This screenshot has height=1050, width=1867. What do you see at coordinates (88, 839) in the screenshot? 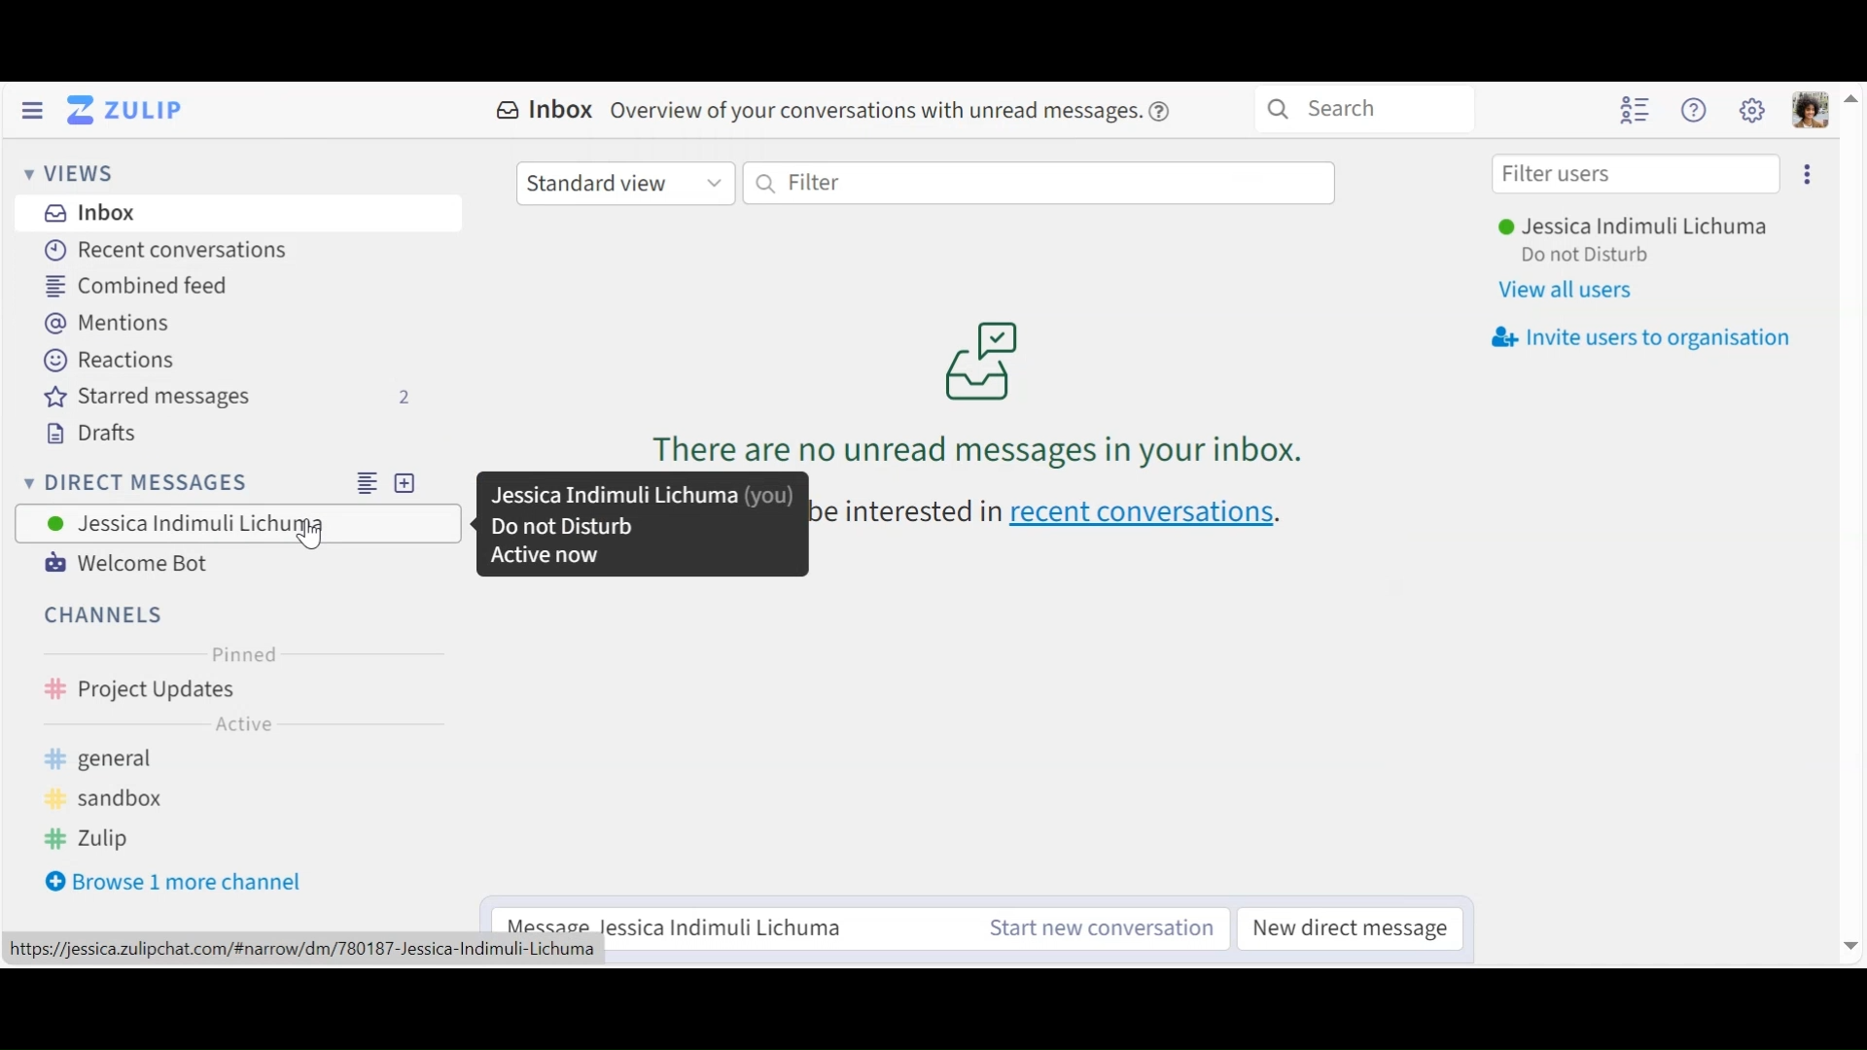
I see `zulip` at bounding box center [88, 839].